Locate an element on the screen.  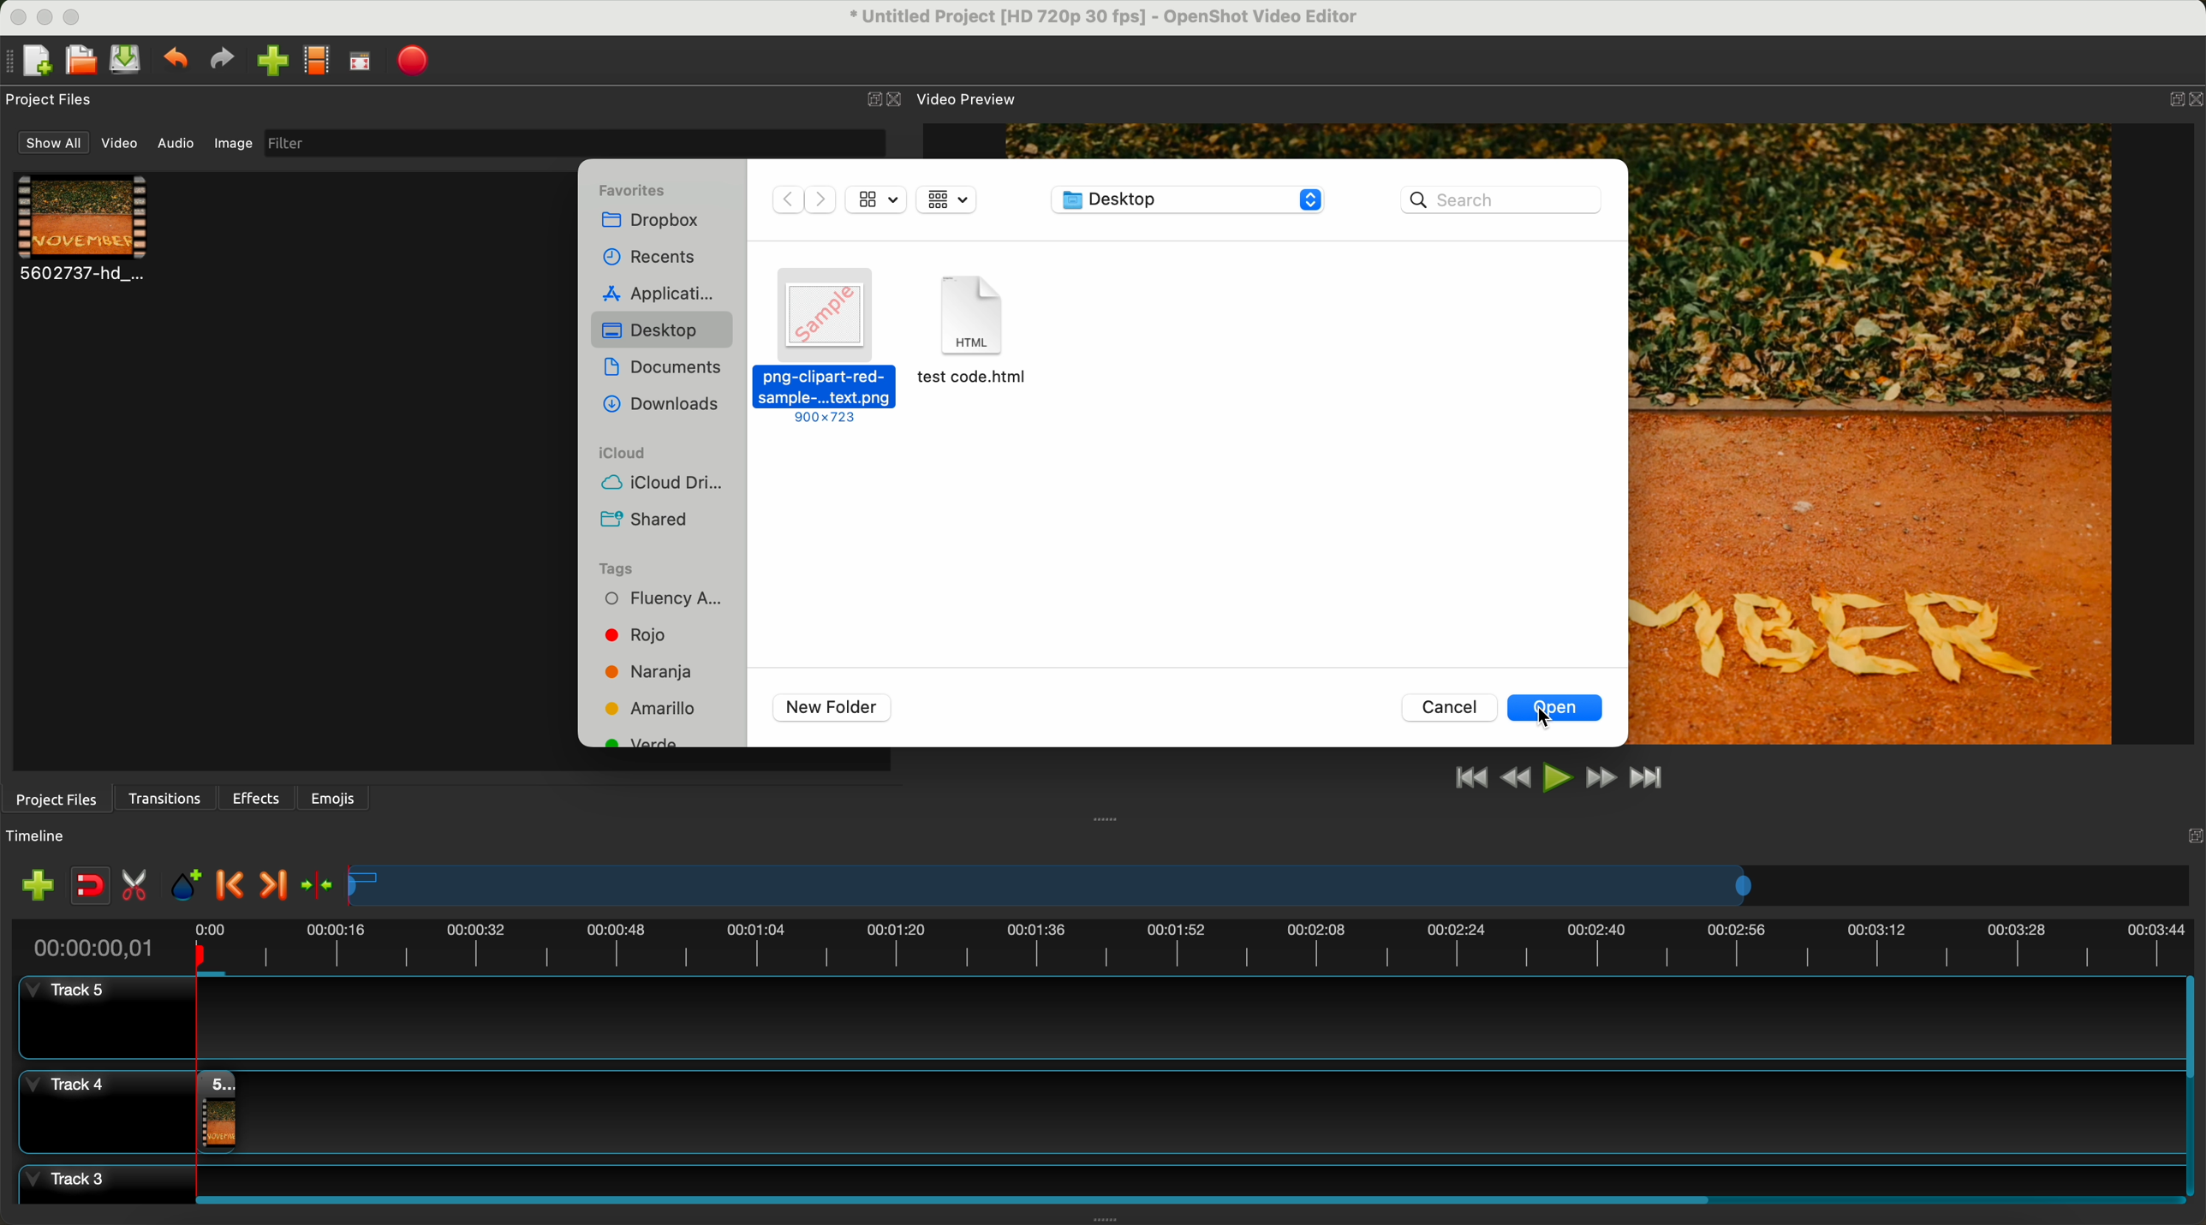
navigate arrows is located at coordinates (803, 199).